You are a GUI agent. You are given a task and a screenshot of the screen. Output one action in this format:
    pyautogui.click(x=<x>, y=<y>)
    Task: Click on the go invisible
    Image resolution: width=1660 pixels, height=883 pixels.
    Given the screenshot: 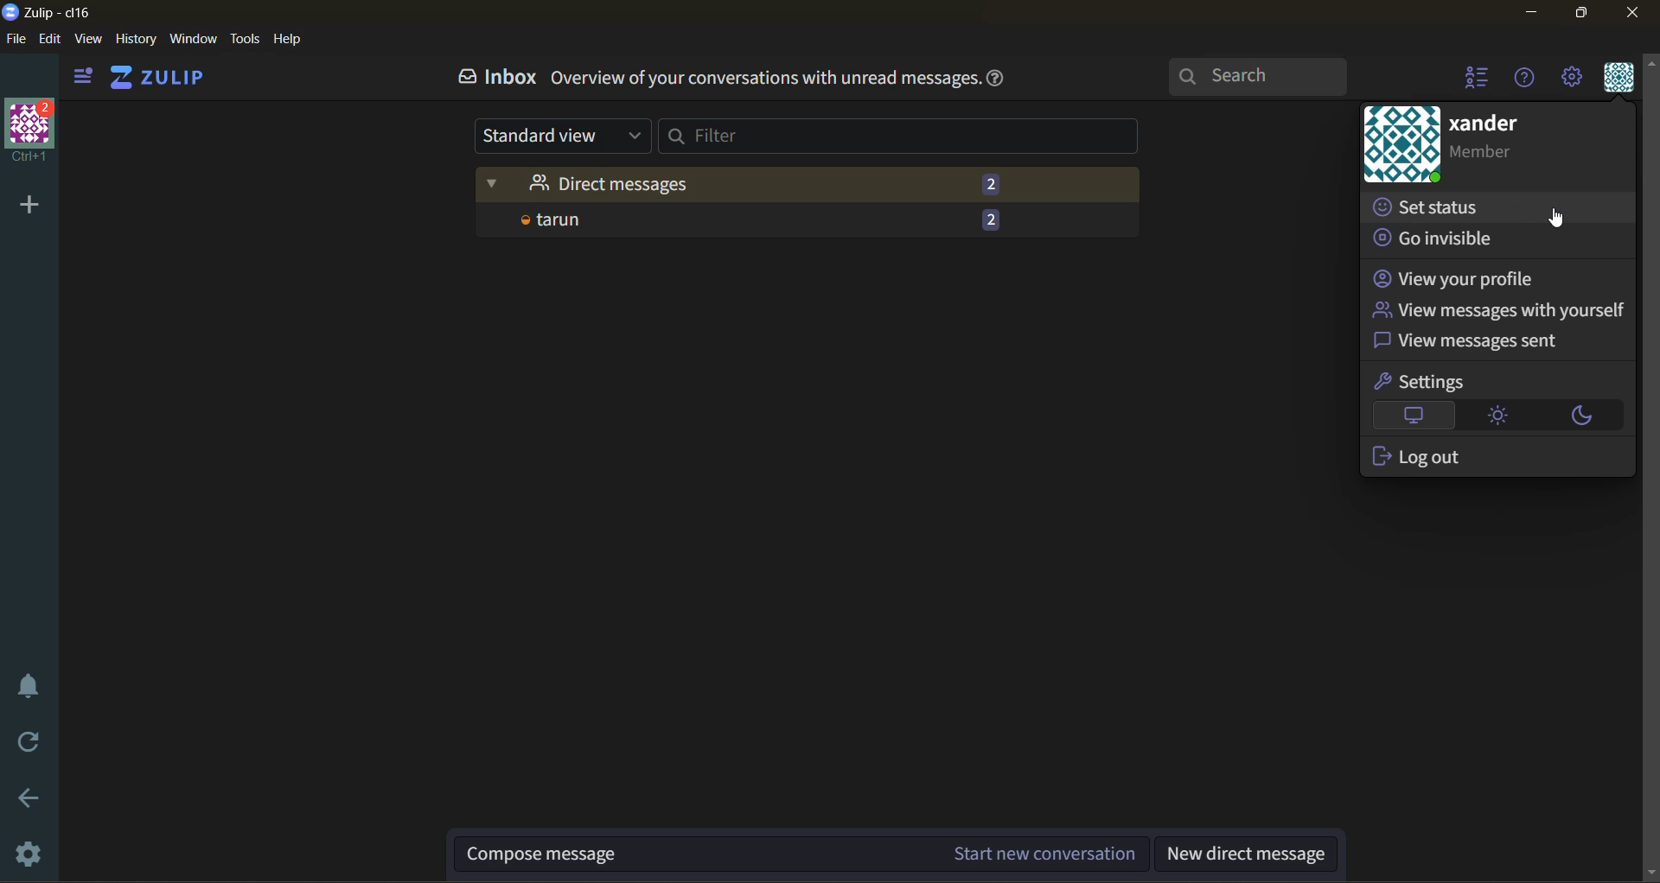 What is the action you would take?
    pyautogui.click(x=1448, y=239)
    